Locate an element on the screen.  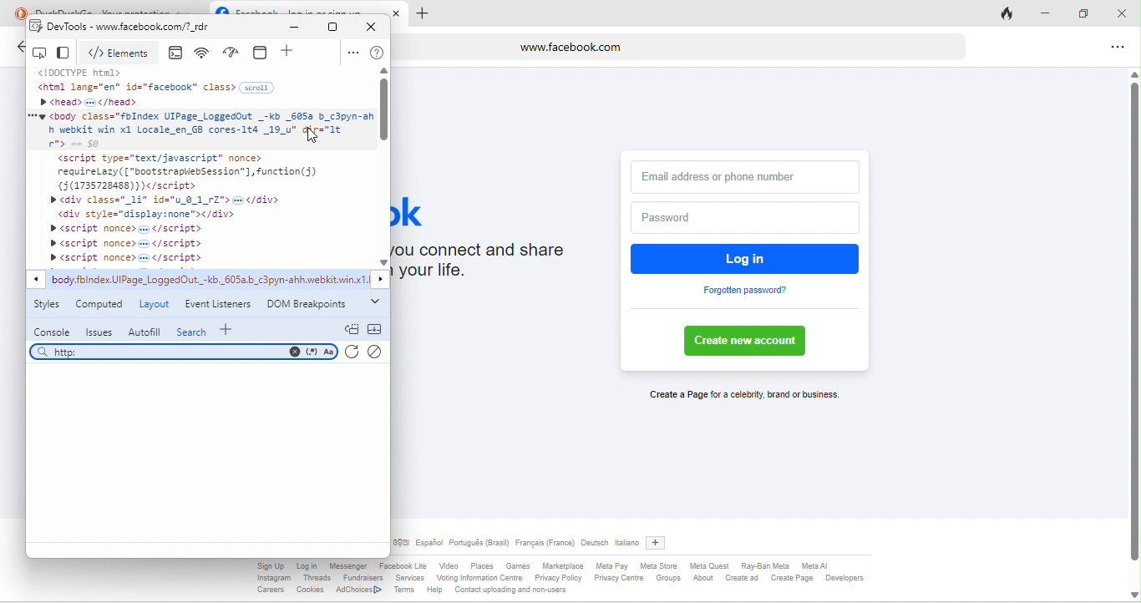
minimize is located at coordinates (298, 28).